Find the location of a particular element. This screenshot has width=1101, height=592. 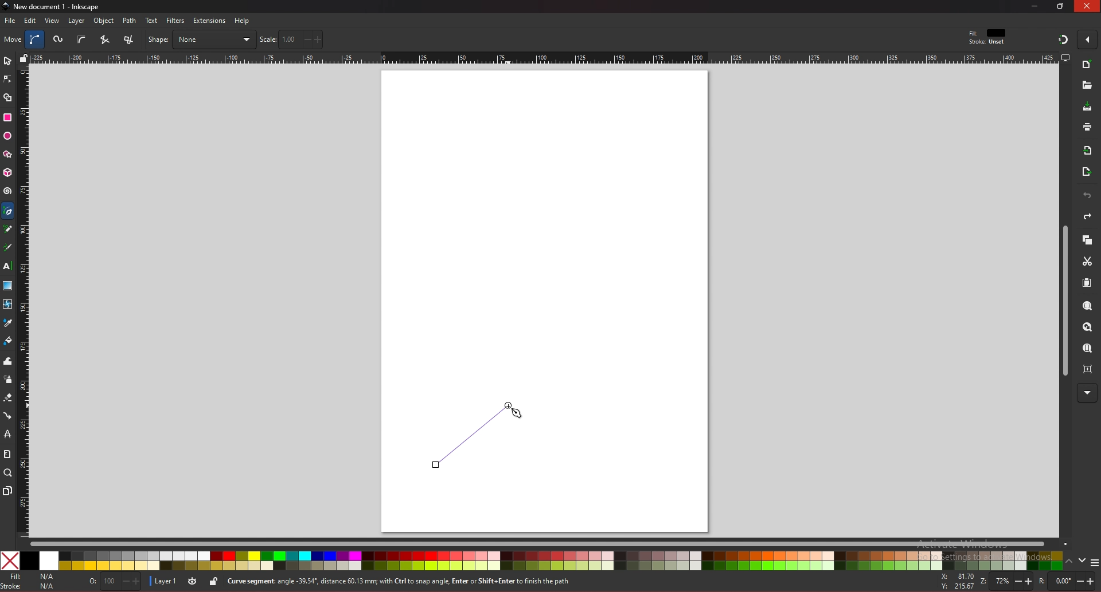

more is located at coordinates (1087, 393).